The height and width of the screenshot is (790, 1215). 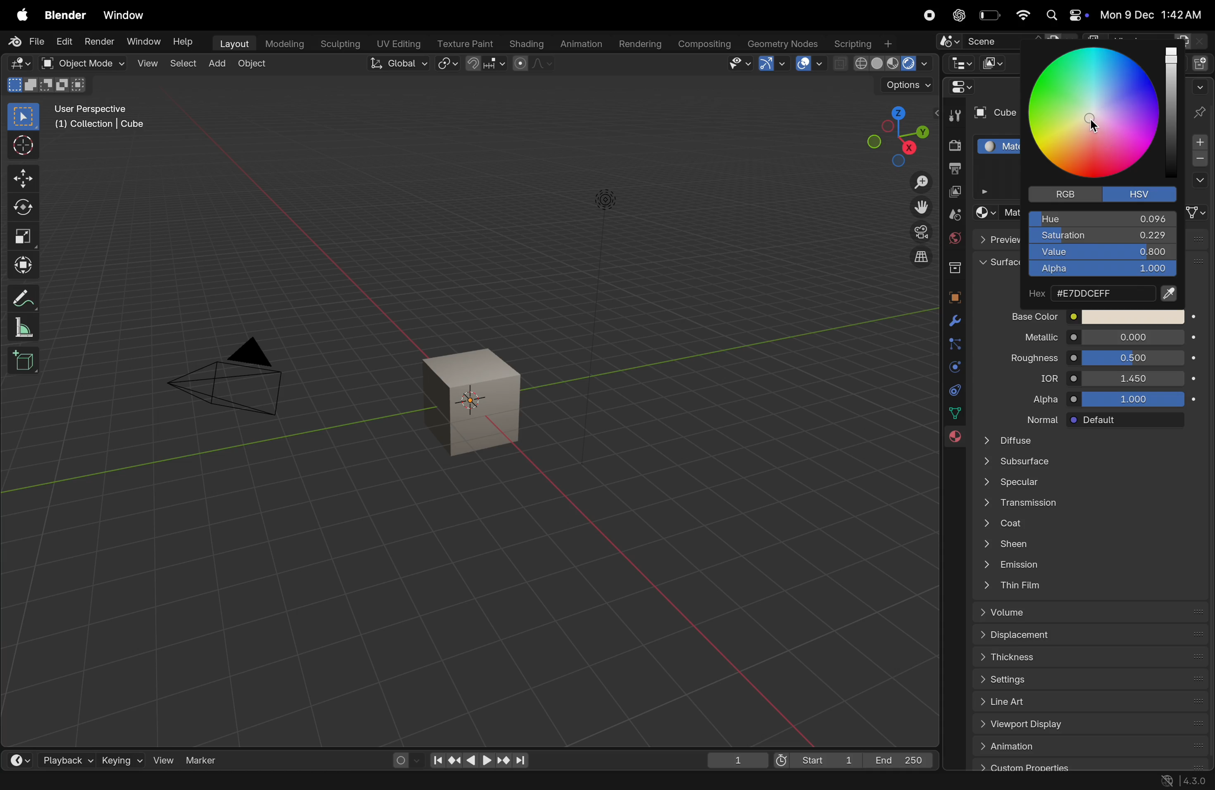 What do you see at coordinates (1085, 463) in the screenshot?
I see `subsurface` at bounding box center [1085, 463].